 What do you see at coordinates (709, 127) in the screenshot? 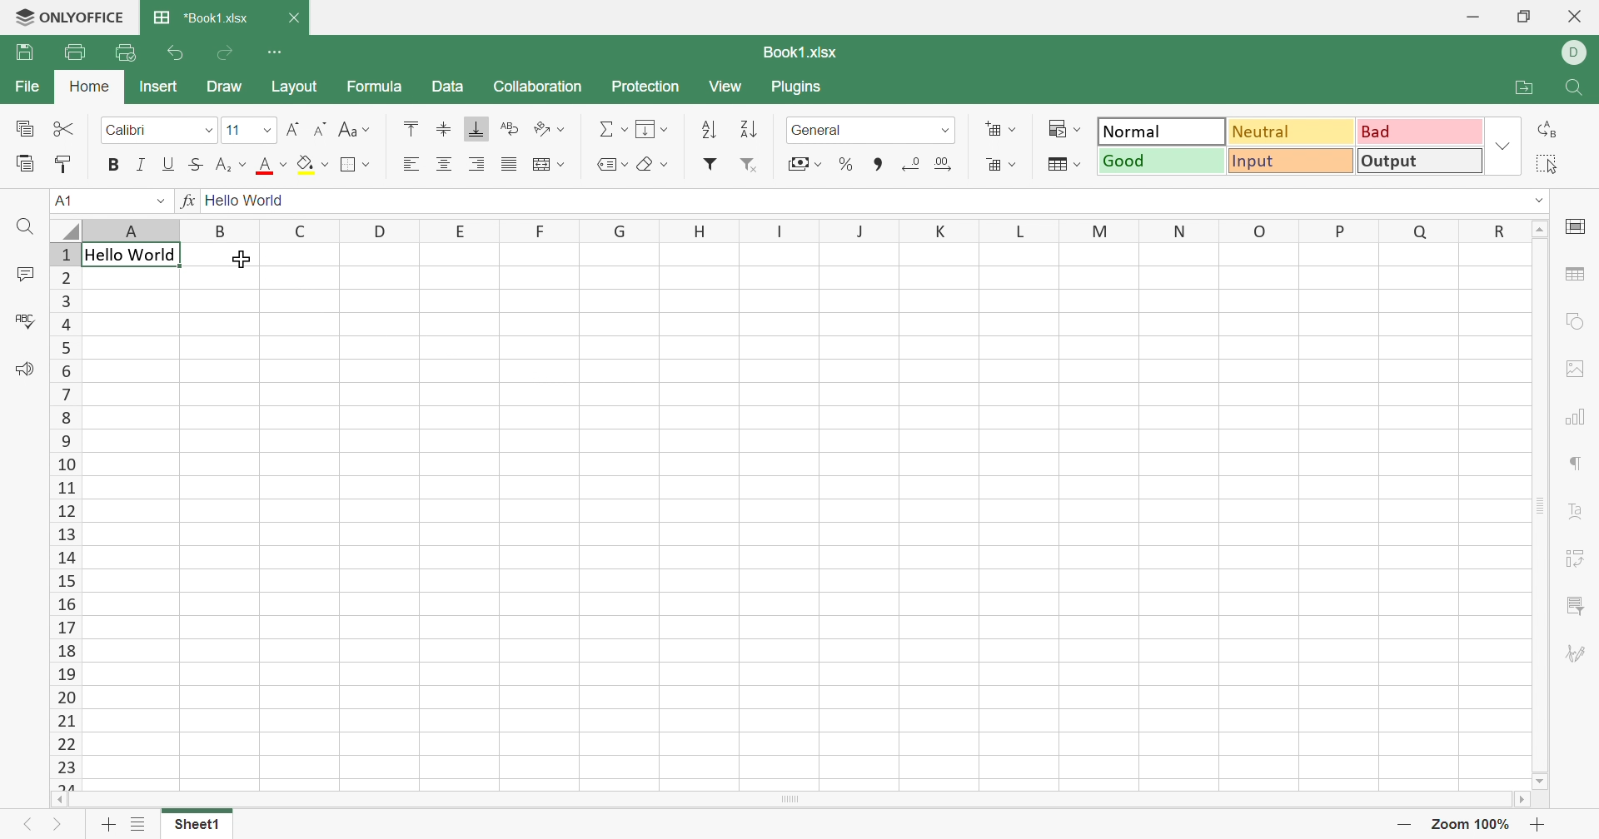
I see `Sort ascending` at bounding box center [709, 127].